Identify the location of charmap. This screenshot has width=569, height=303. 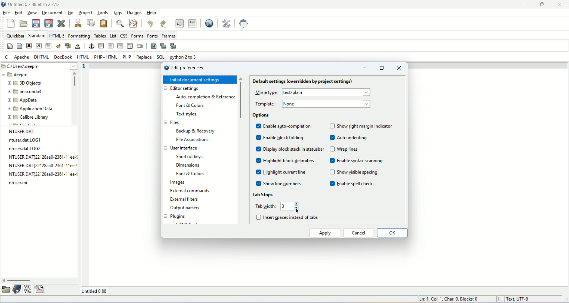
(28, 289).